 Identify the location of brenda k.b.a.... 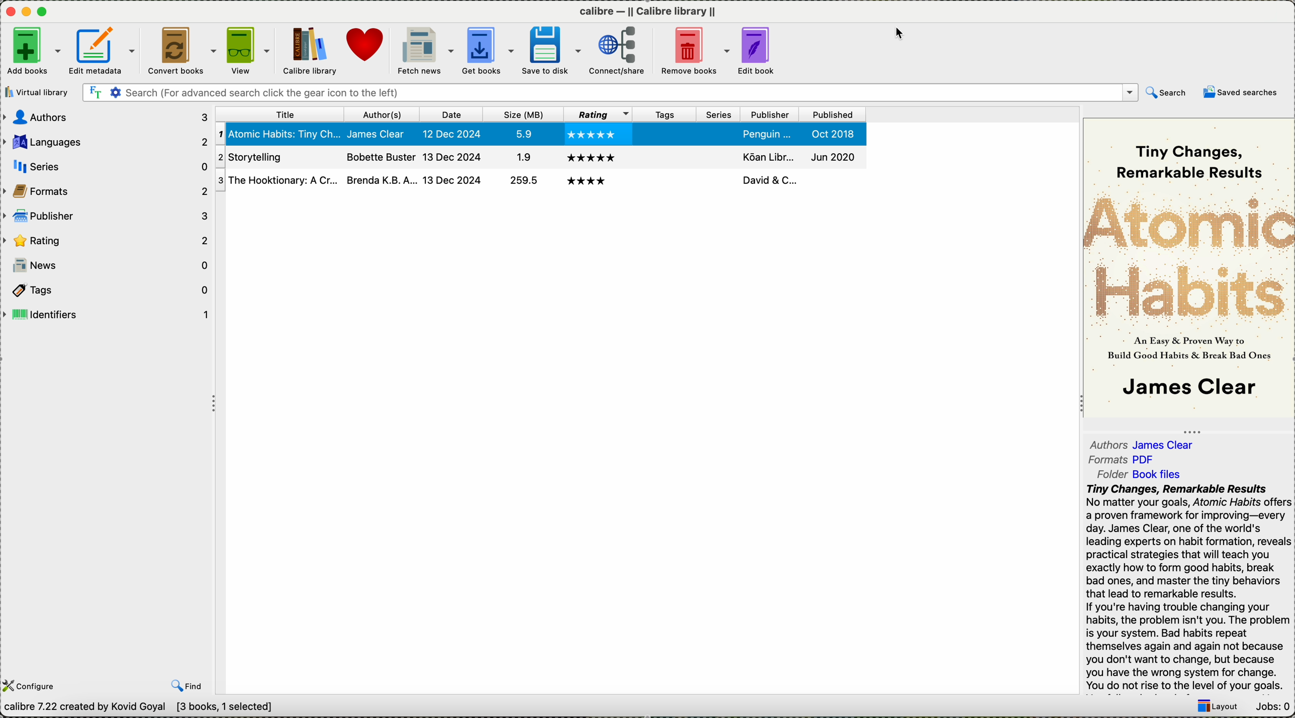
(380, 156).